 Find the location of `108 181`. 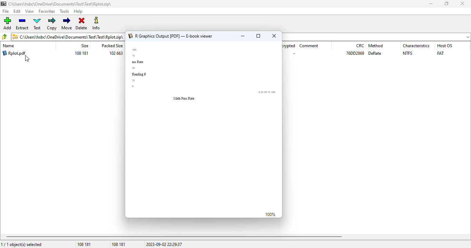

108 181 is located at coordinates (84, 245).